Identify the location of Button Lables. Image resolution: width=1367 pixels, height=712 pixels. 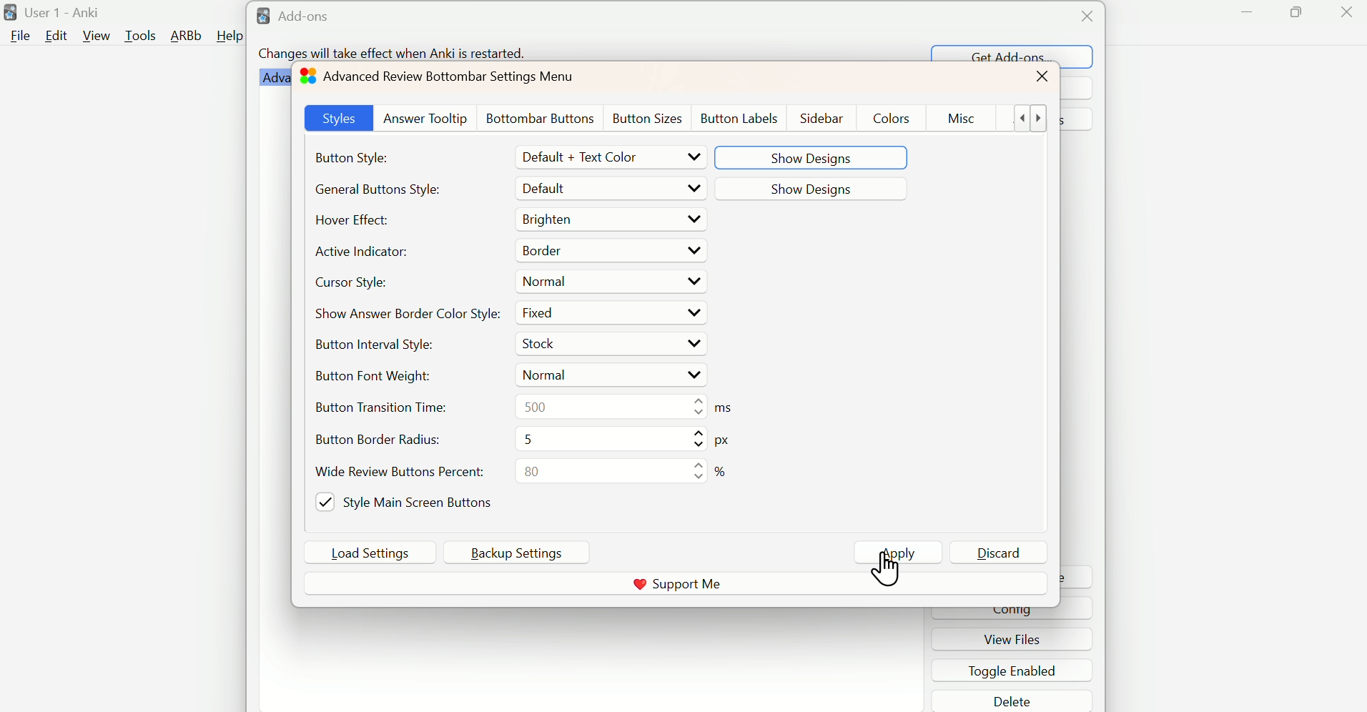
(739, 119).